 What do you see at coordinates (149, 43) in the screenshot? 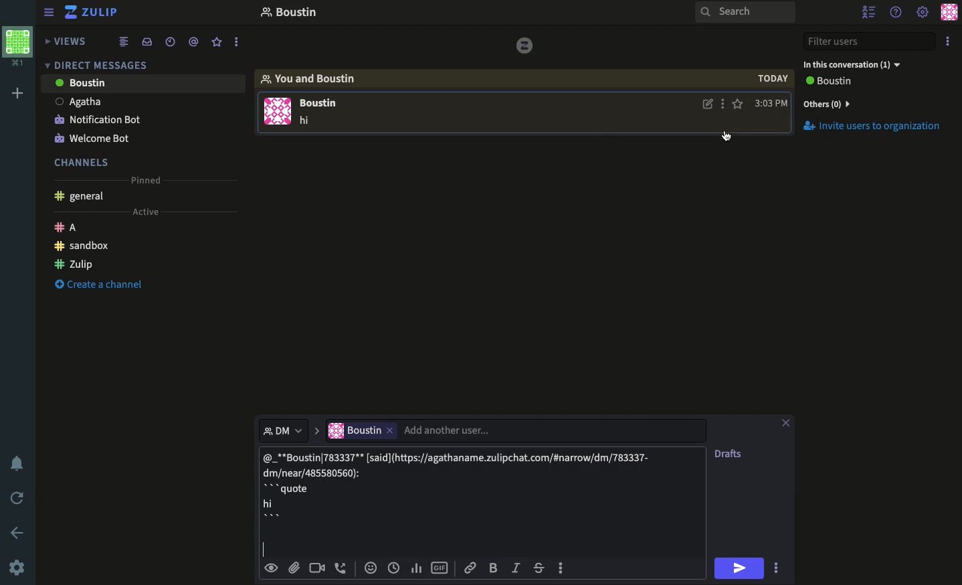
I see `Inbox` at bounding box center [149, 43].